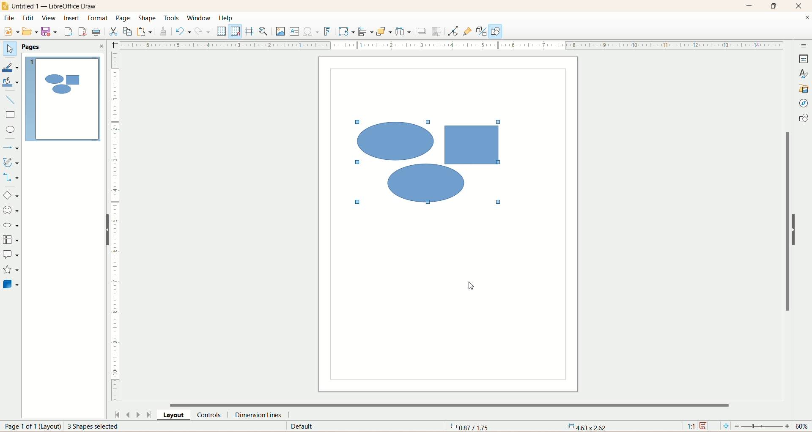  I want to click on export, so click(67, 32).